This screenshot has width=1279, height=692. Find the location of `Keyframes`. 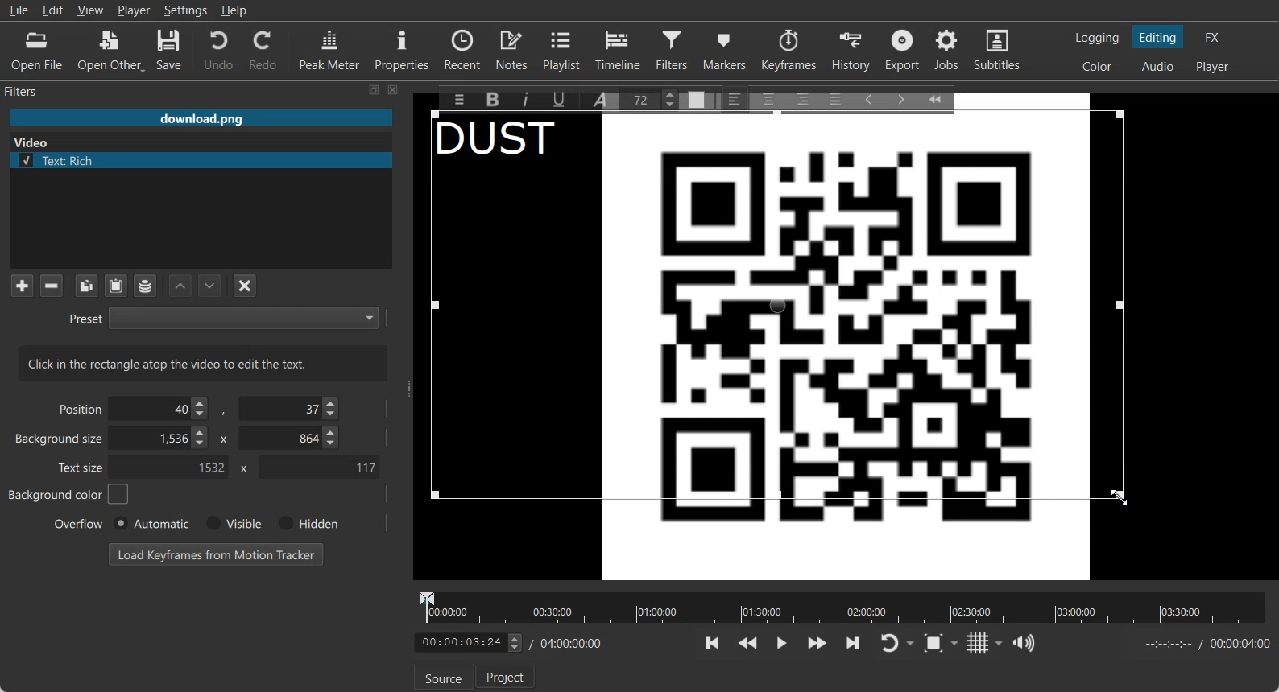

Keyframes is located at coordinates (789, 49).